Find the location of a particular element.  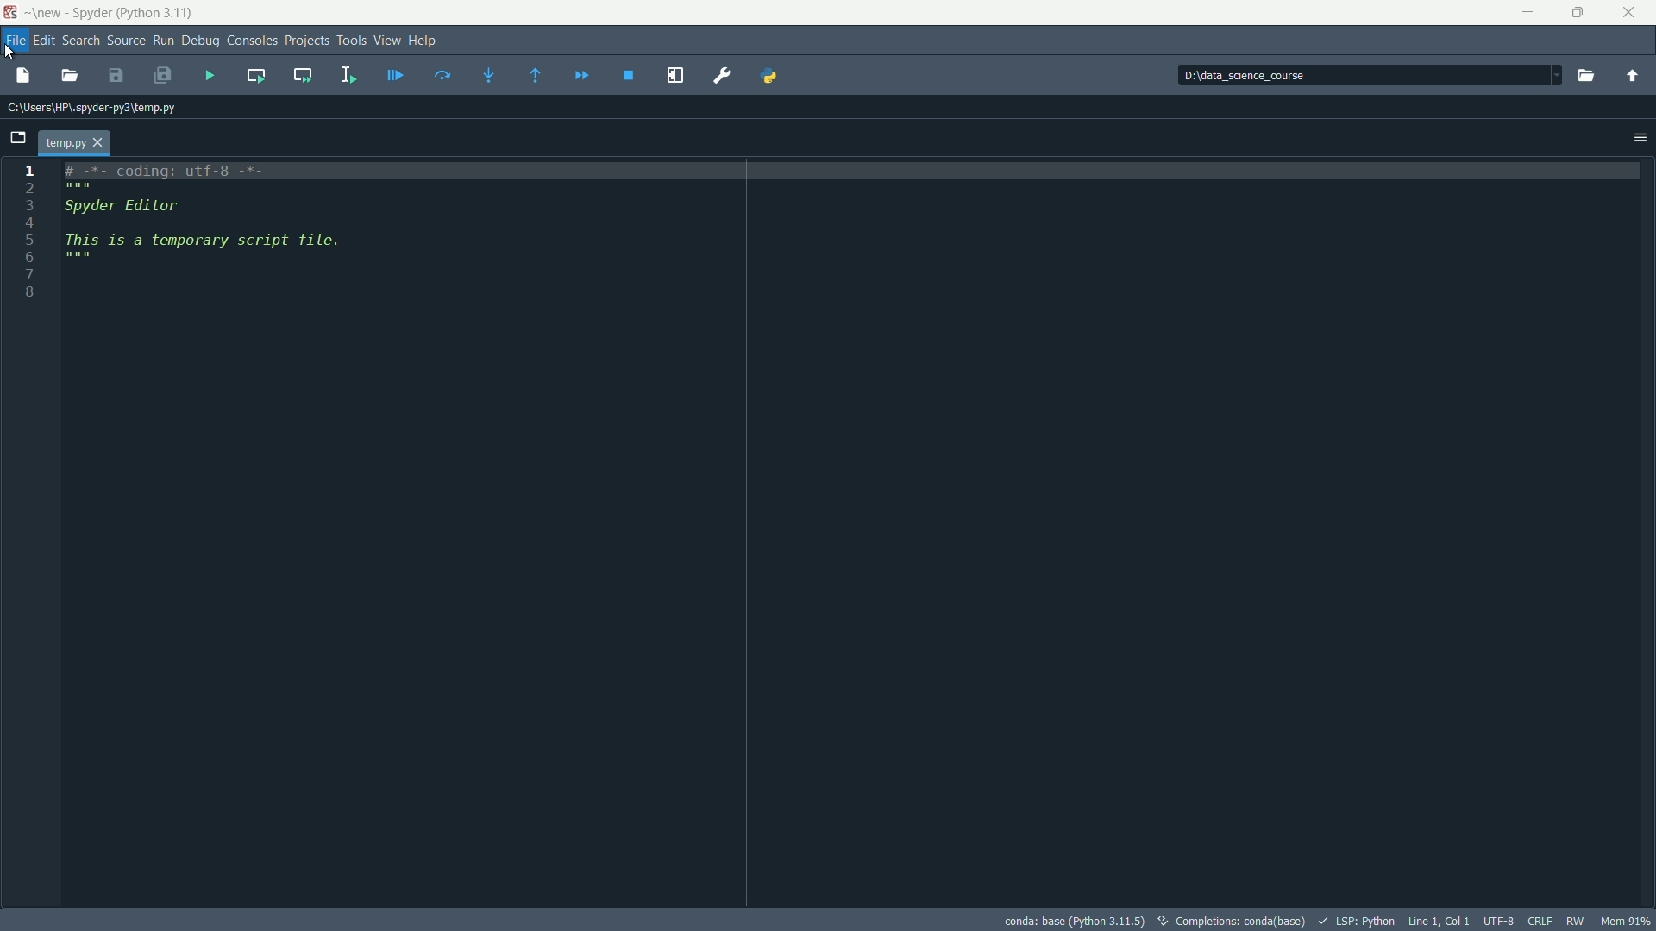

execute current line is located at coordinates (443, 77).